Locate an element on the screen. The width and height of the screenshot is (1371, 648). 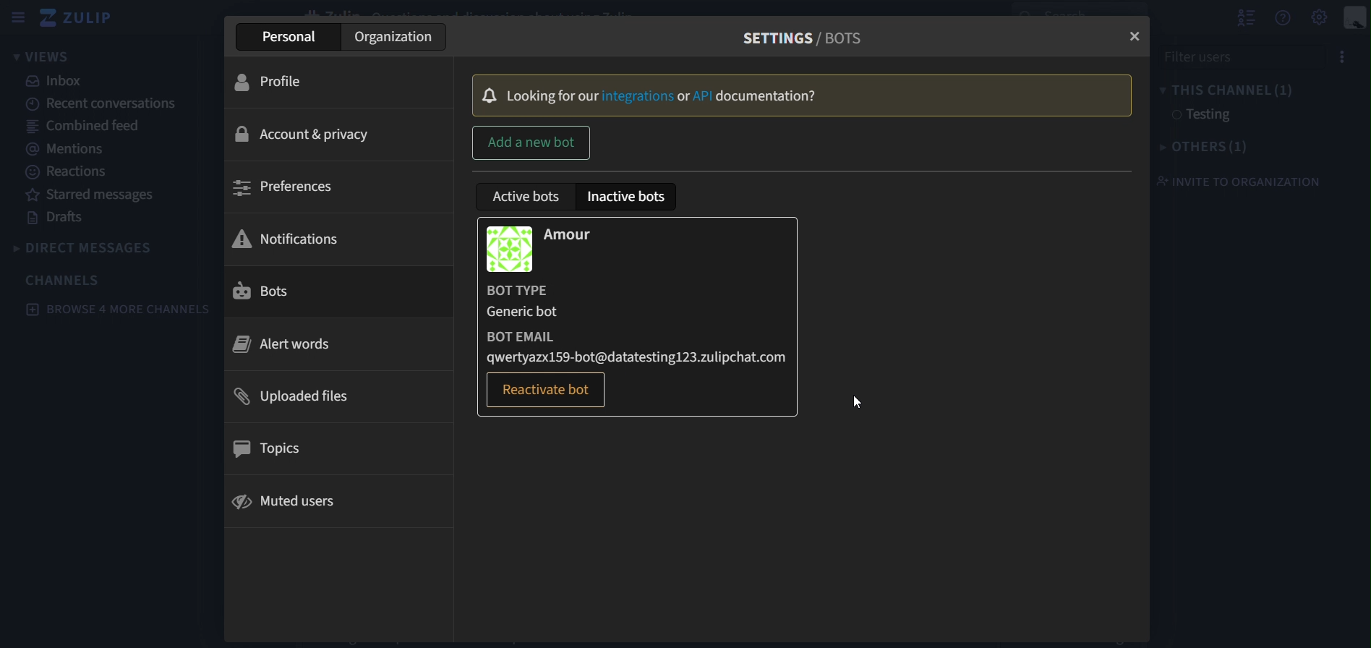
testing is located at coordinates (1198, 116).